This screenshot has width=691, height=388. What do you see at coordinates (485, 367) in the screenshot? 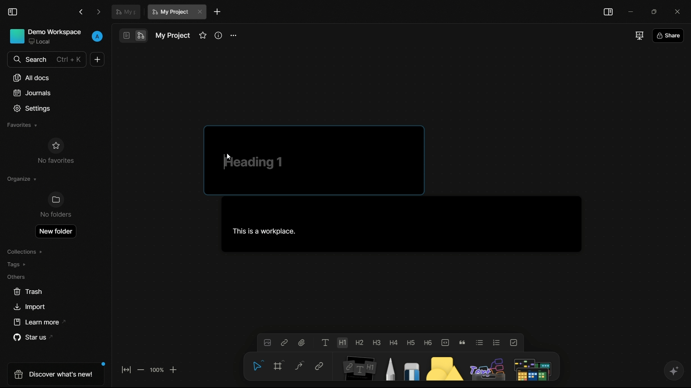
I see `others` at bounding box center [485, 367].